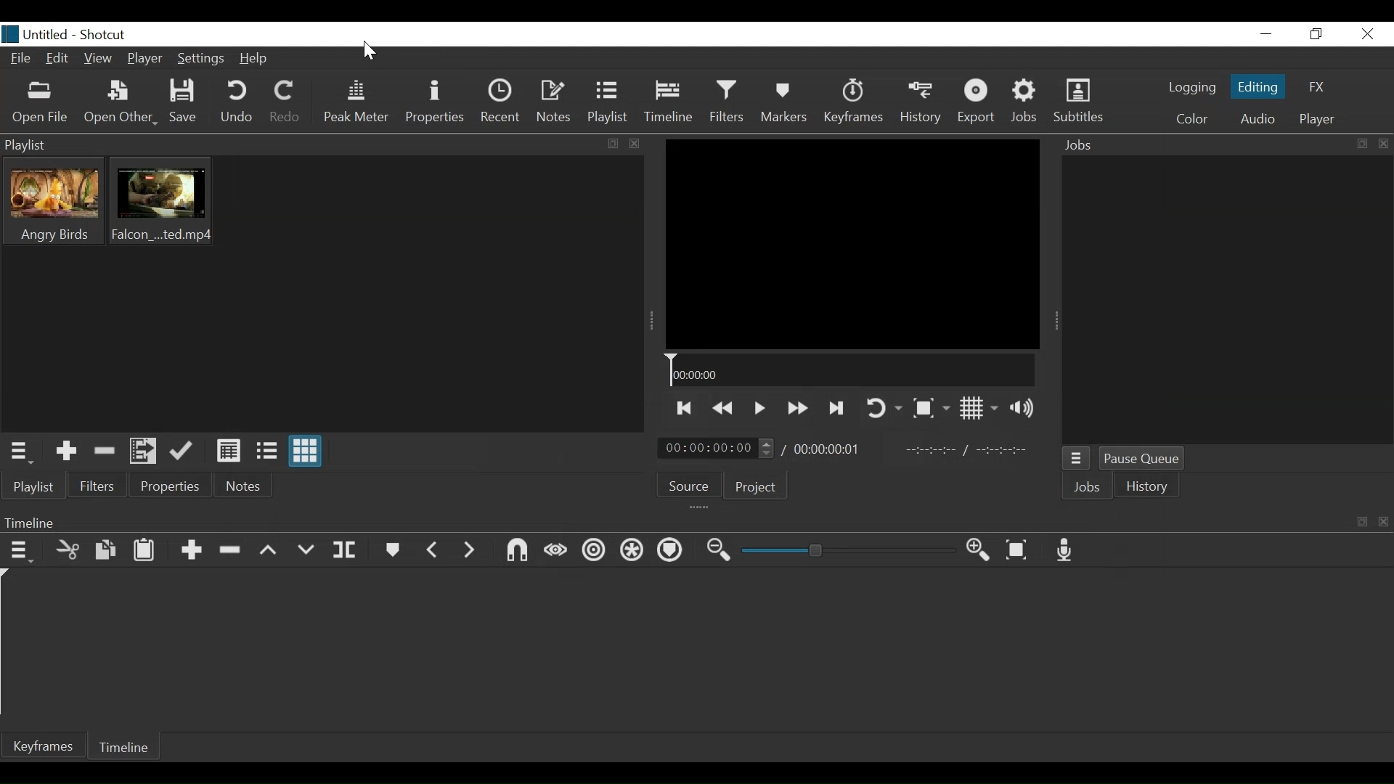 The height and width of the screenshot is (784, 1394). What do you see at coordinates (1226, 144) in the screenshot?
I see `Jobs Panel` at bounding box center [1226, 144].